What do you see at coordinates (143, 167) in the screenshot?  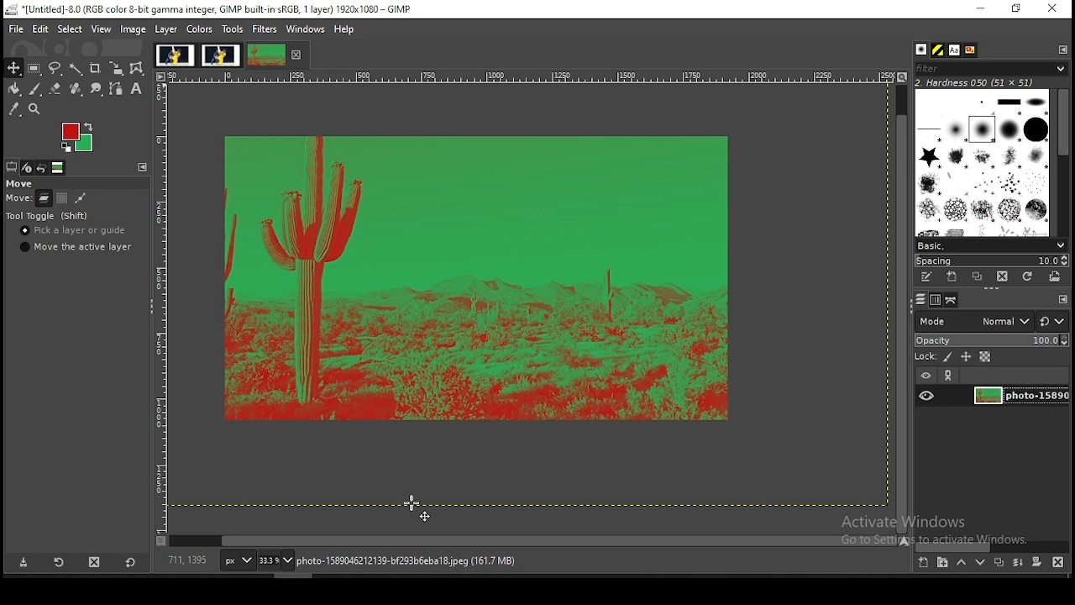 I see `configure this panel` at bounding box center [143, 167].